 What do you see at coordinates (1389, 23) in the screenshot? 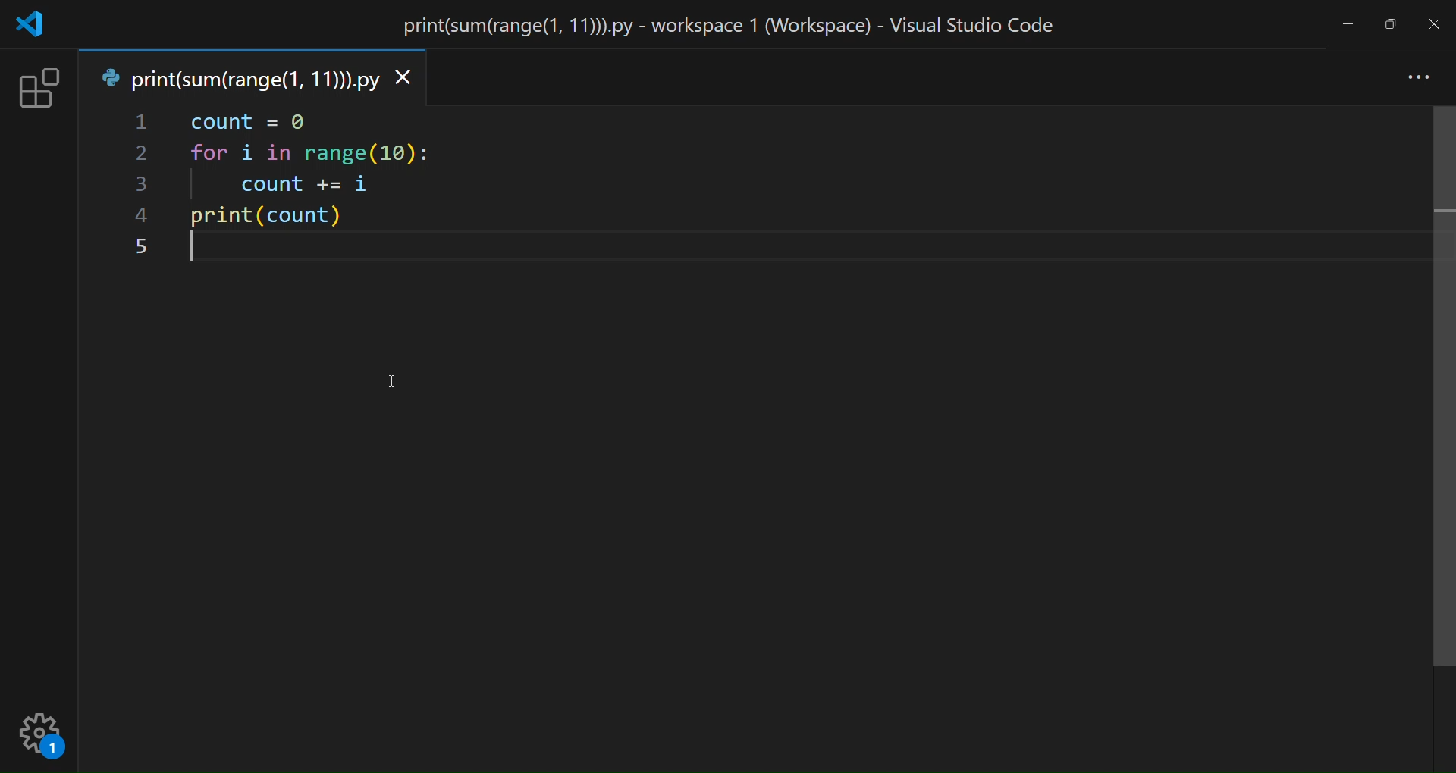
I see `maximize` at bounding box center [1389, 23].